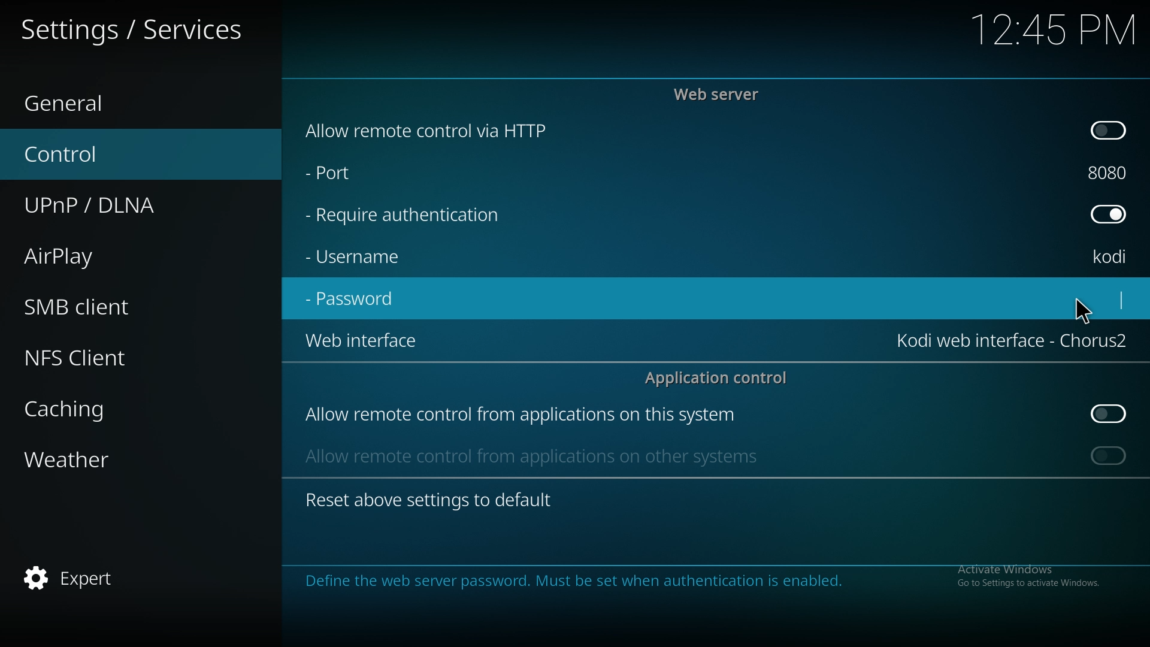 The image size is (1150, 647). I want to click on on, so click(1109, 129).